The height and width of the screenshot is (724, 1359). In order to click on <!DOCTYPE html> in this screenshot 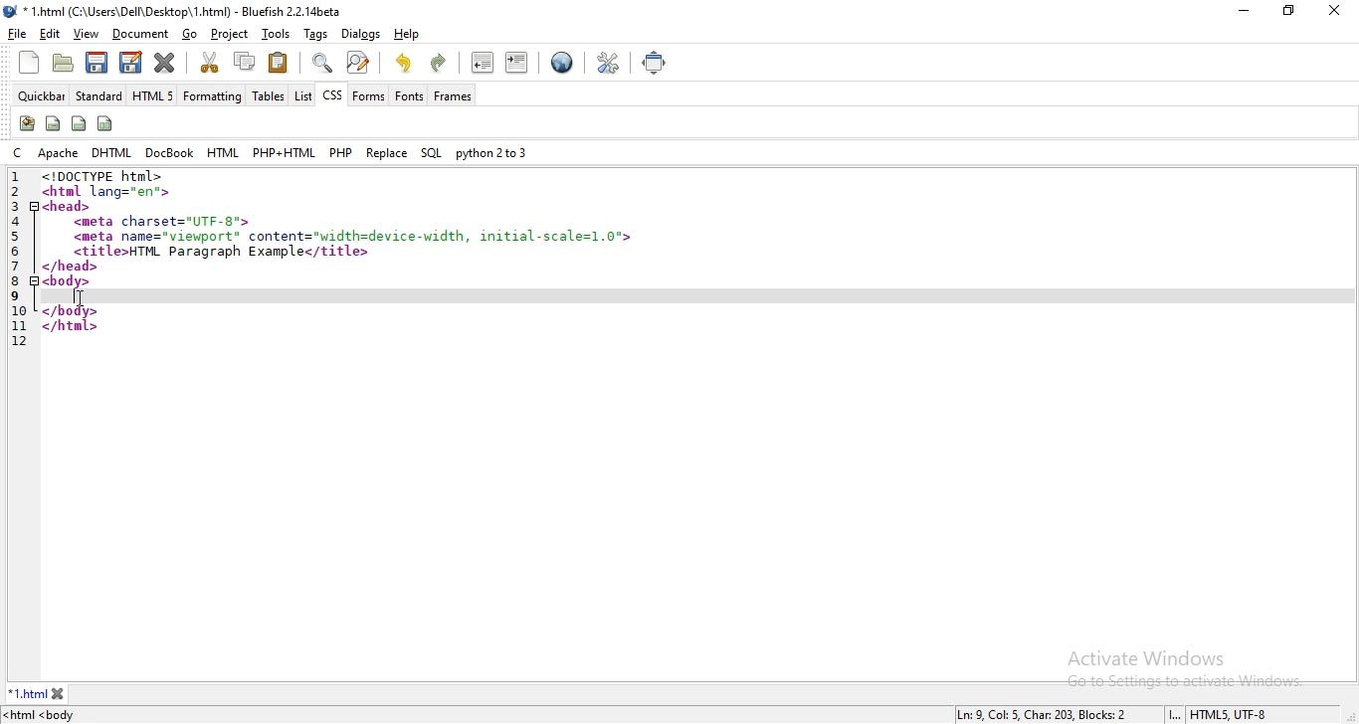, I will do `click(109, 176)`.